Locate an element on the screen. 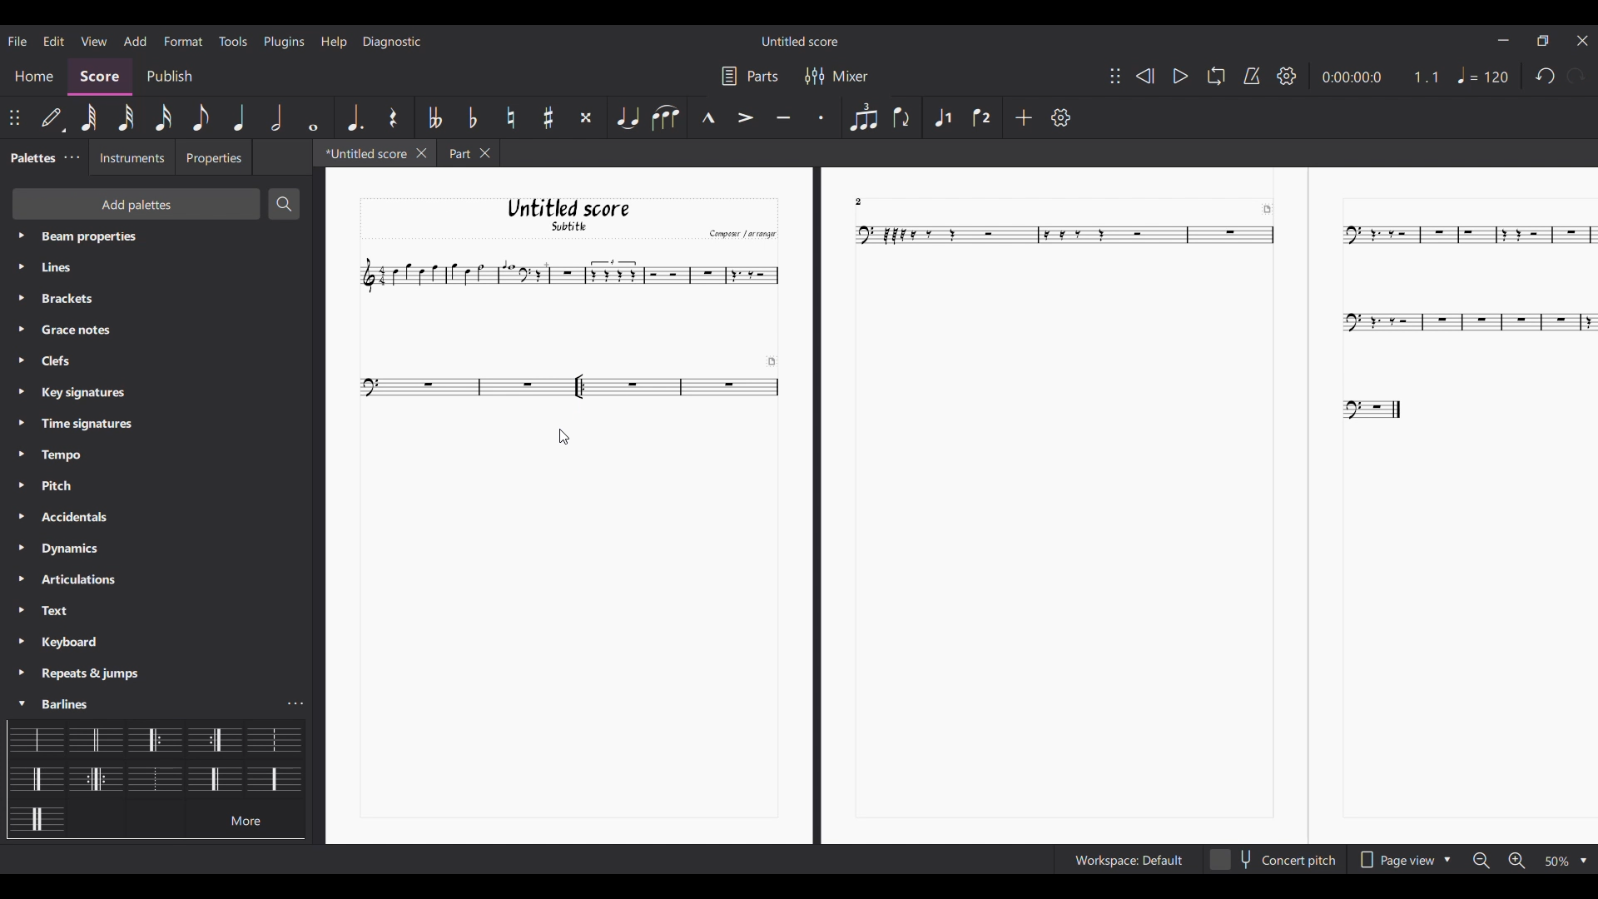 This screenshot has width=1598, height=899. Palette settings is located at coordinates (67, 582).